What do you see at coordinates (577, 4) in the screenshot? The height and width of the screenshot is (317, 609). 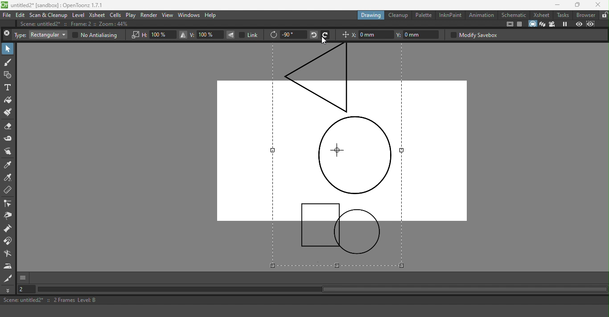 I see `Maximize` at bounding box center [577, 4].